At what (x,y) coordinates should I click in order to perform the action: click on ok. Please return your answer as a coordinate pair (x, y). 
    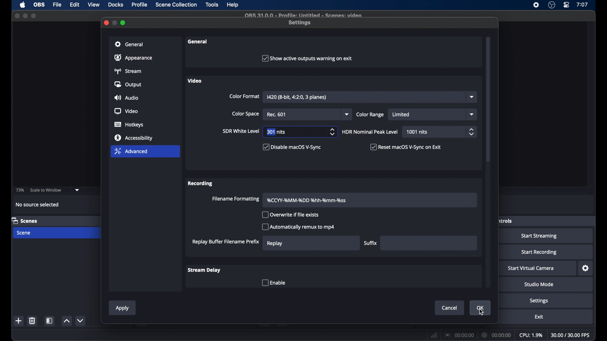
    Looking at the image, I should click on (480, 308).